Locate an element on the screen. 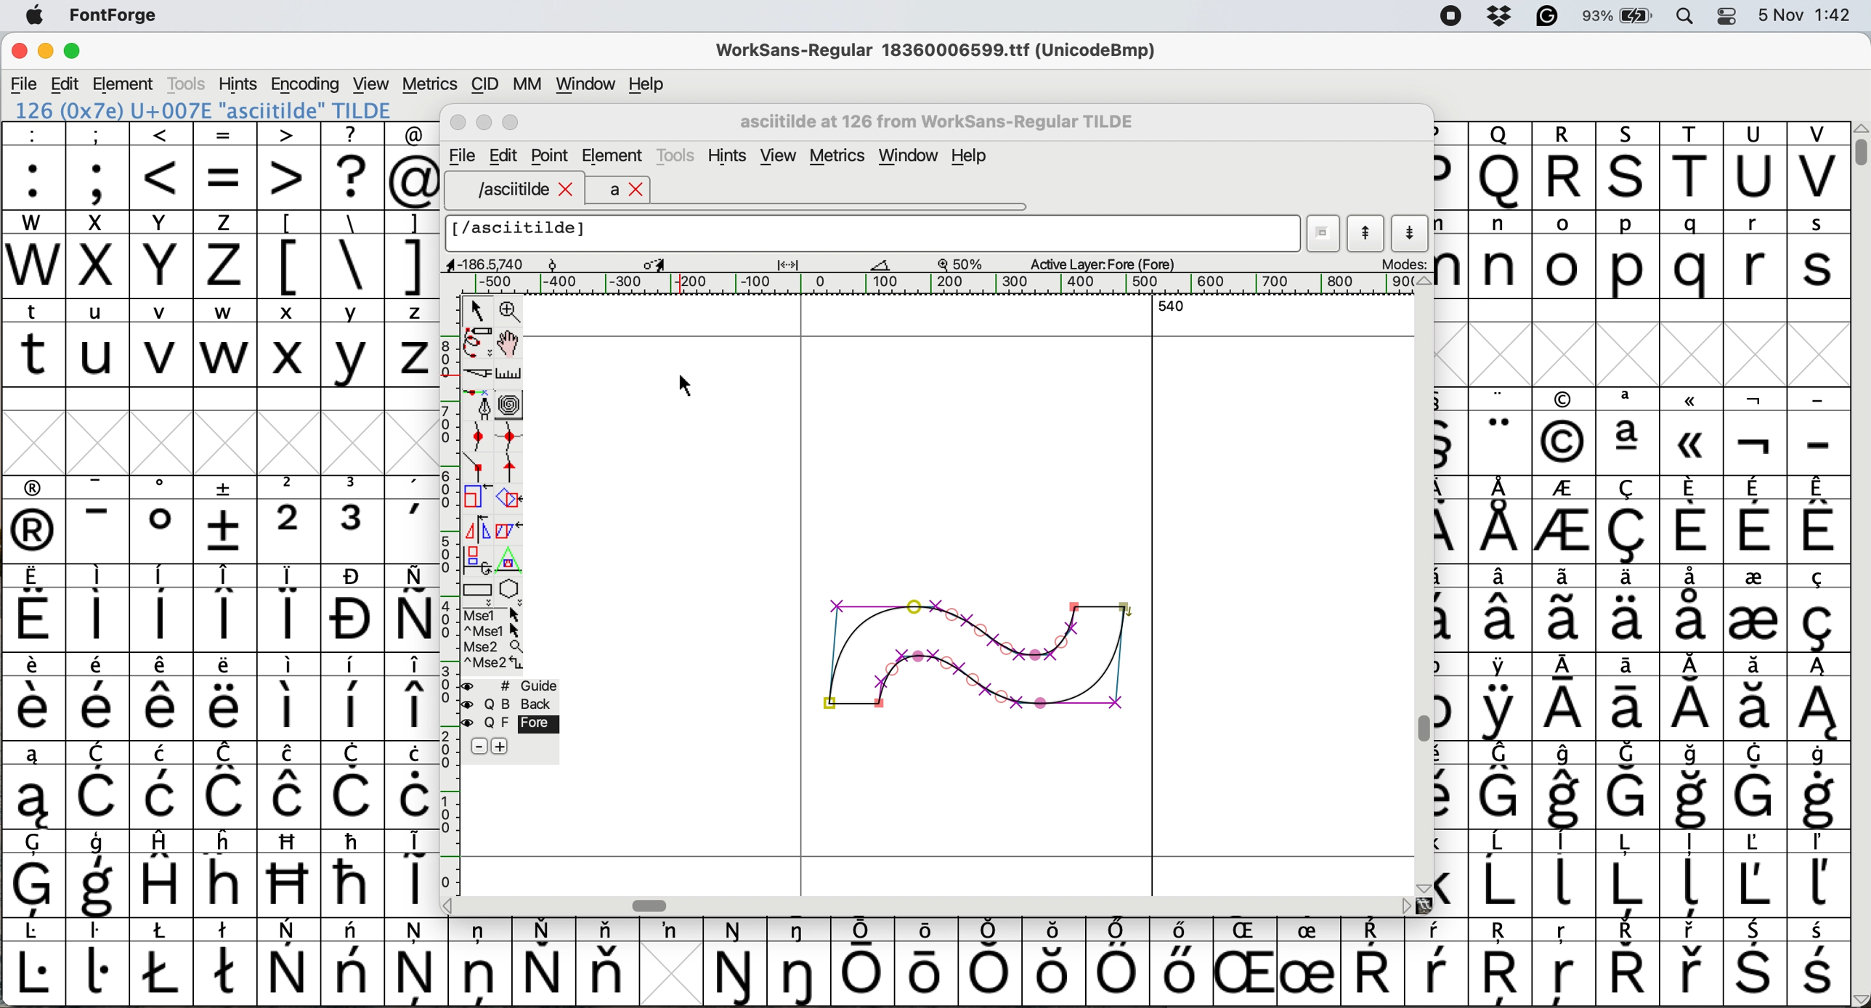 This screenshot has width=1871, height=1008. symbol is located at coordinates (1820, 519).